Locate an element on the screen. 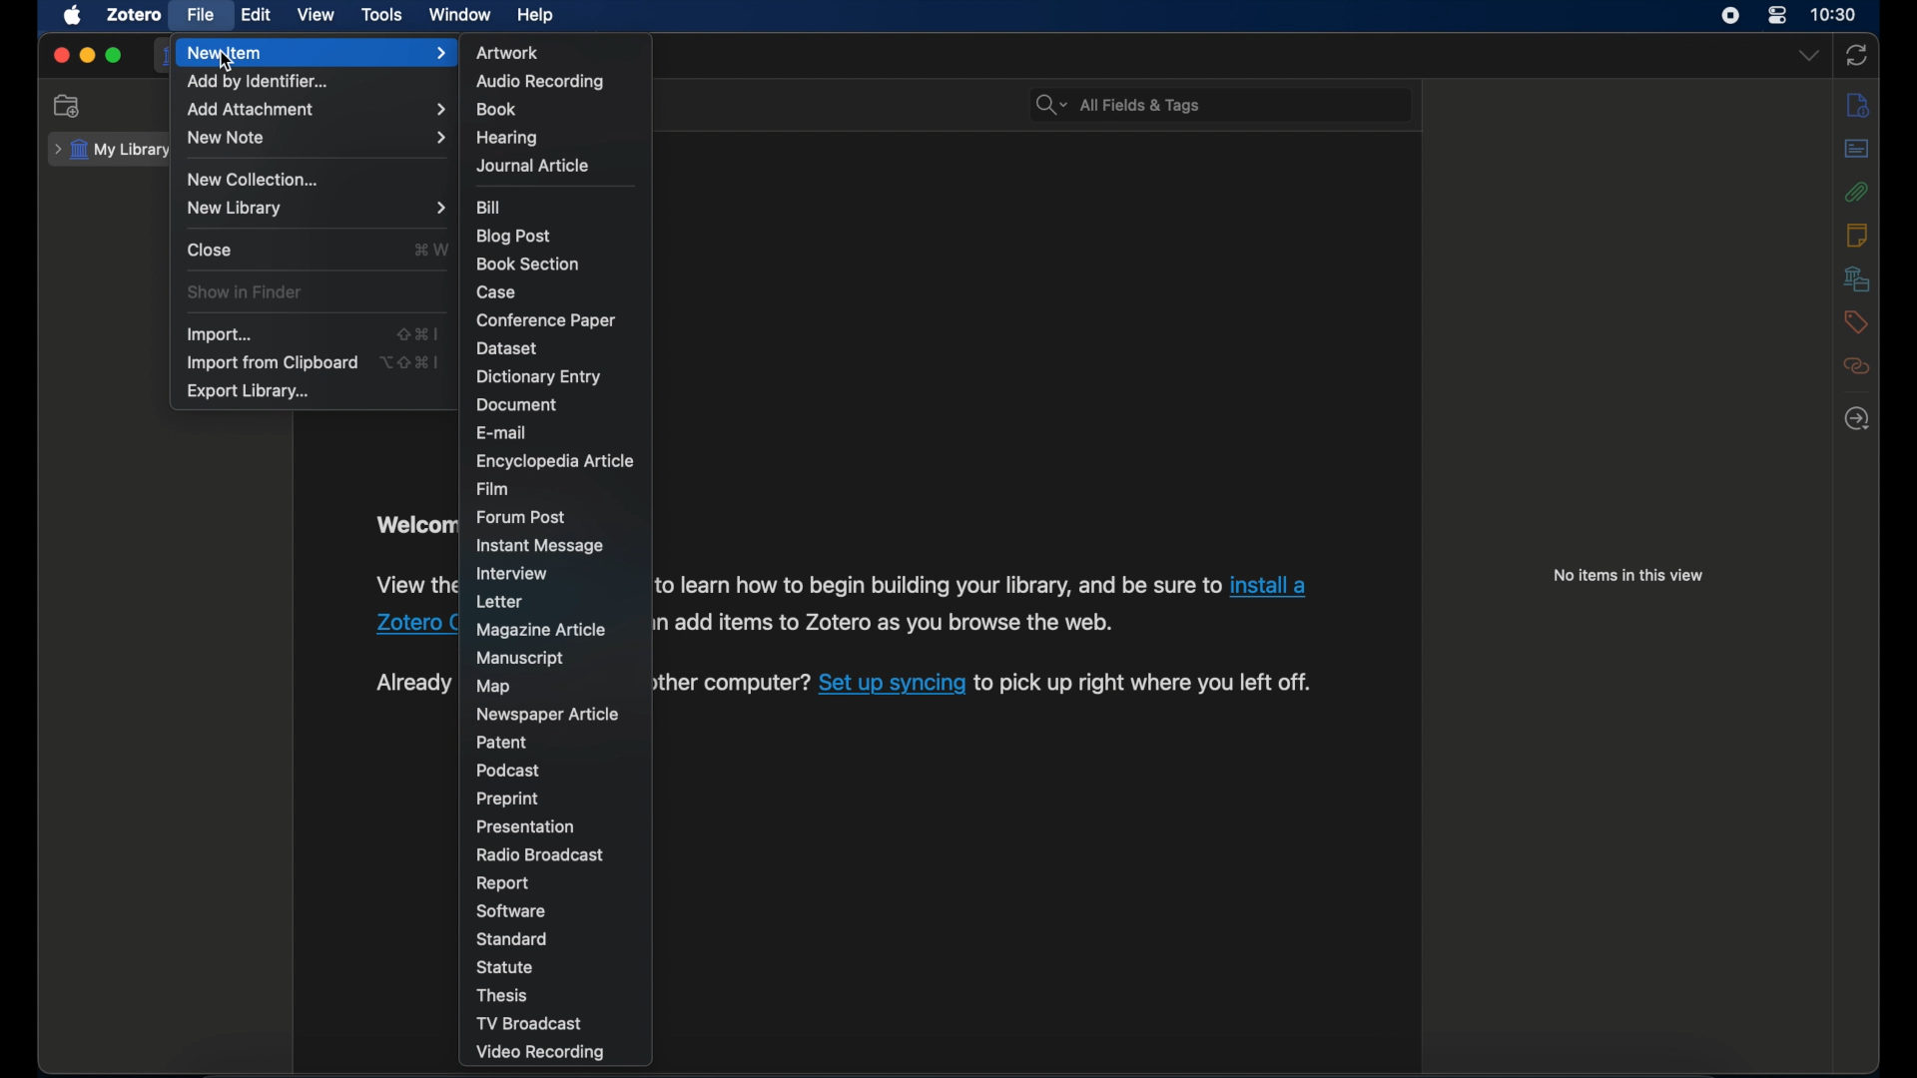 This screenshot has width=1917, height=1078. film is located at coordinates (493, 488).